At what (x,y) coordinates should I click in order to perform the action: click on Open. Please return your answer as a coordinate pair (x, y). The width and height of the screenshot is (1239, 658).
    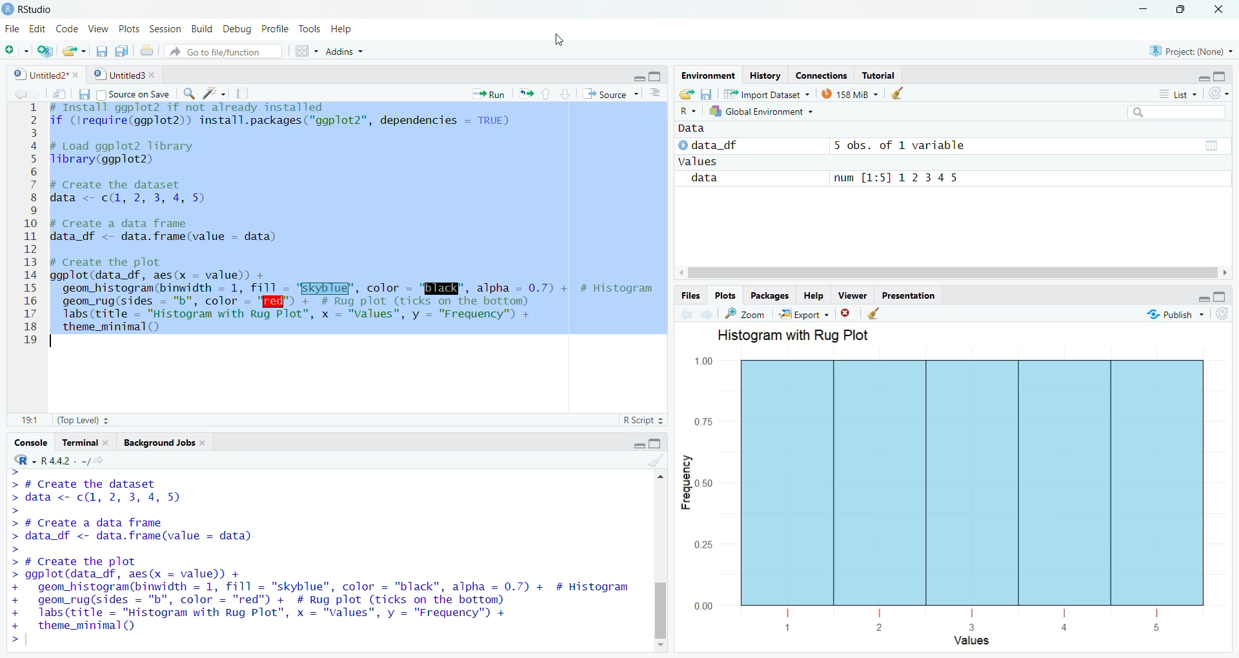
    Looking at the image, I should click on (685, 94).